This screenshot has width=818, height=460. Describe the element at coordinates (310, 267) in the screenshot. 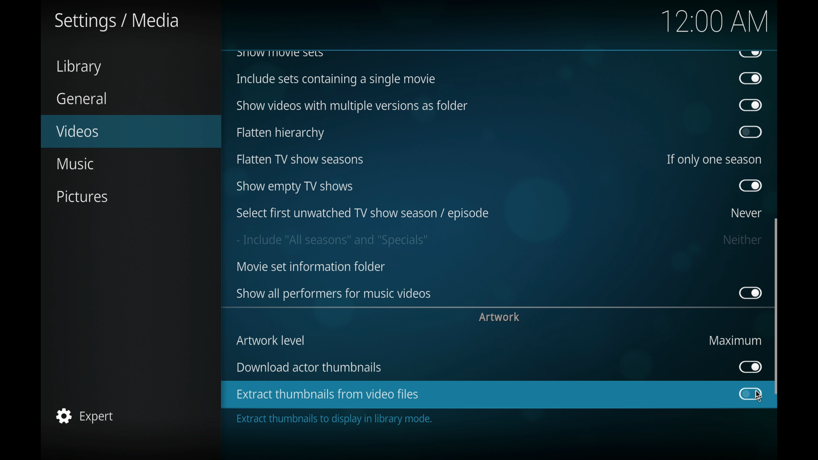

I see `movies information folder` at that location.